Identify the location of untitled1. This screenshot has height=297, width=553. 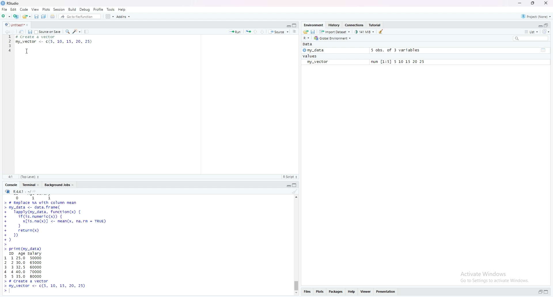
(18, 25).